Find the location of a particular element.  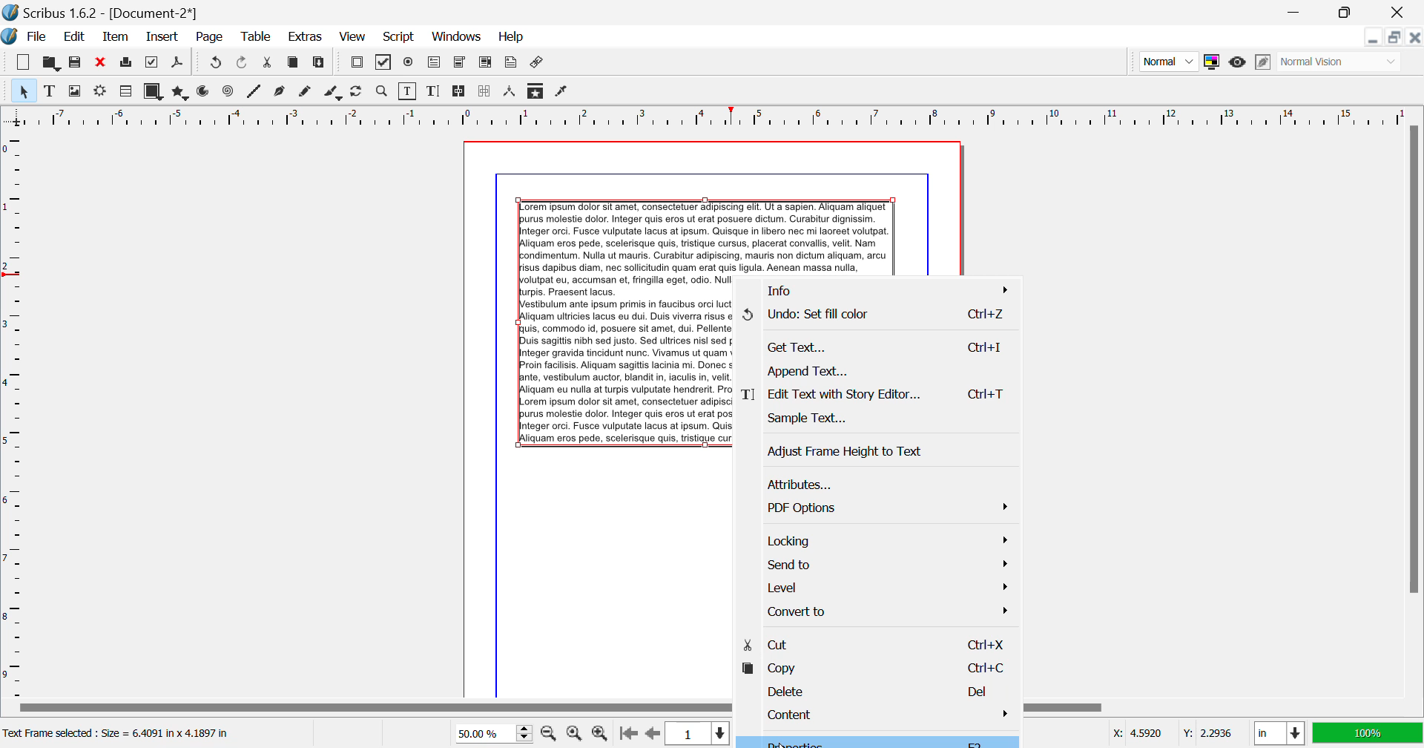

Extras is located at coordinates (303, 37).